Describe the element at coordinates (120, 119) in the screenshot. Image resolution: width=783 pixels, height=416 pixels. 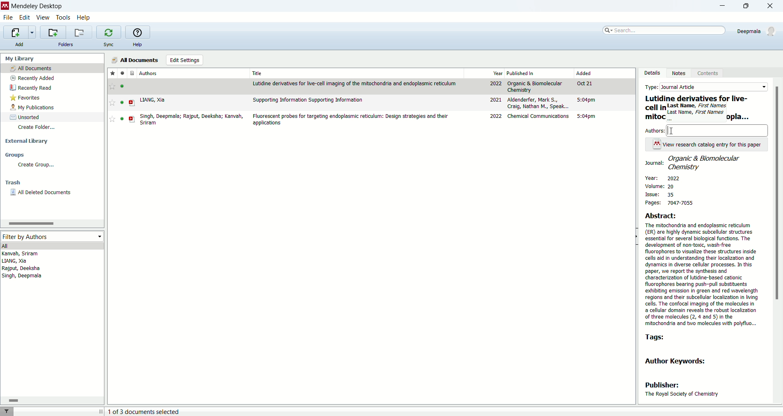
I see `read/unread` at that location.